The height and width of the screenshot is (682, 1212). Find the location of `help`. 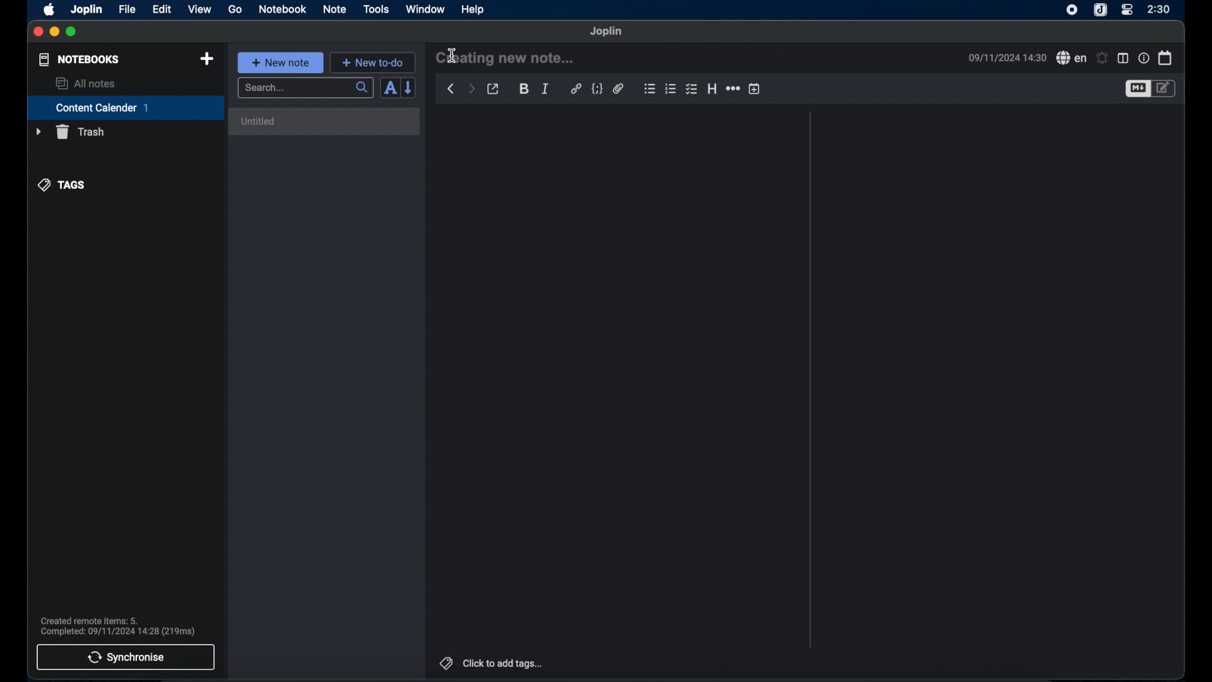

help is located at coordinates (474, 10).